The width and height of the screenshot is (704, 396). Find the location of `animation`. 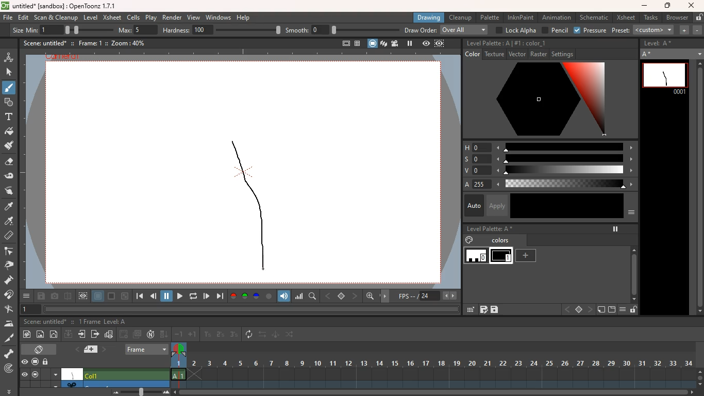

animation is located at coordinates (557, 18).